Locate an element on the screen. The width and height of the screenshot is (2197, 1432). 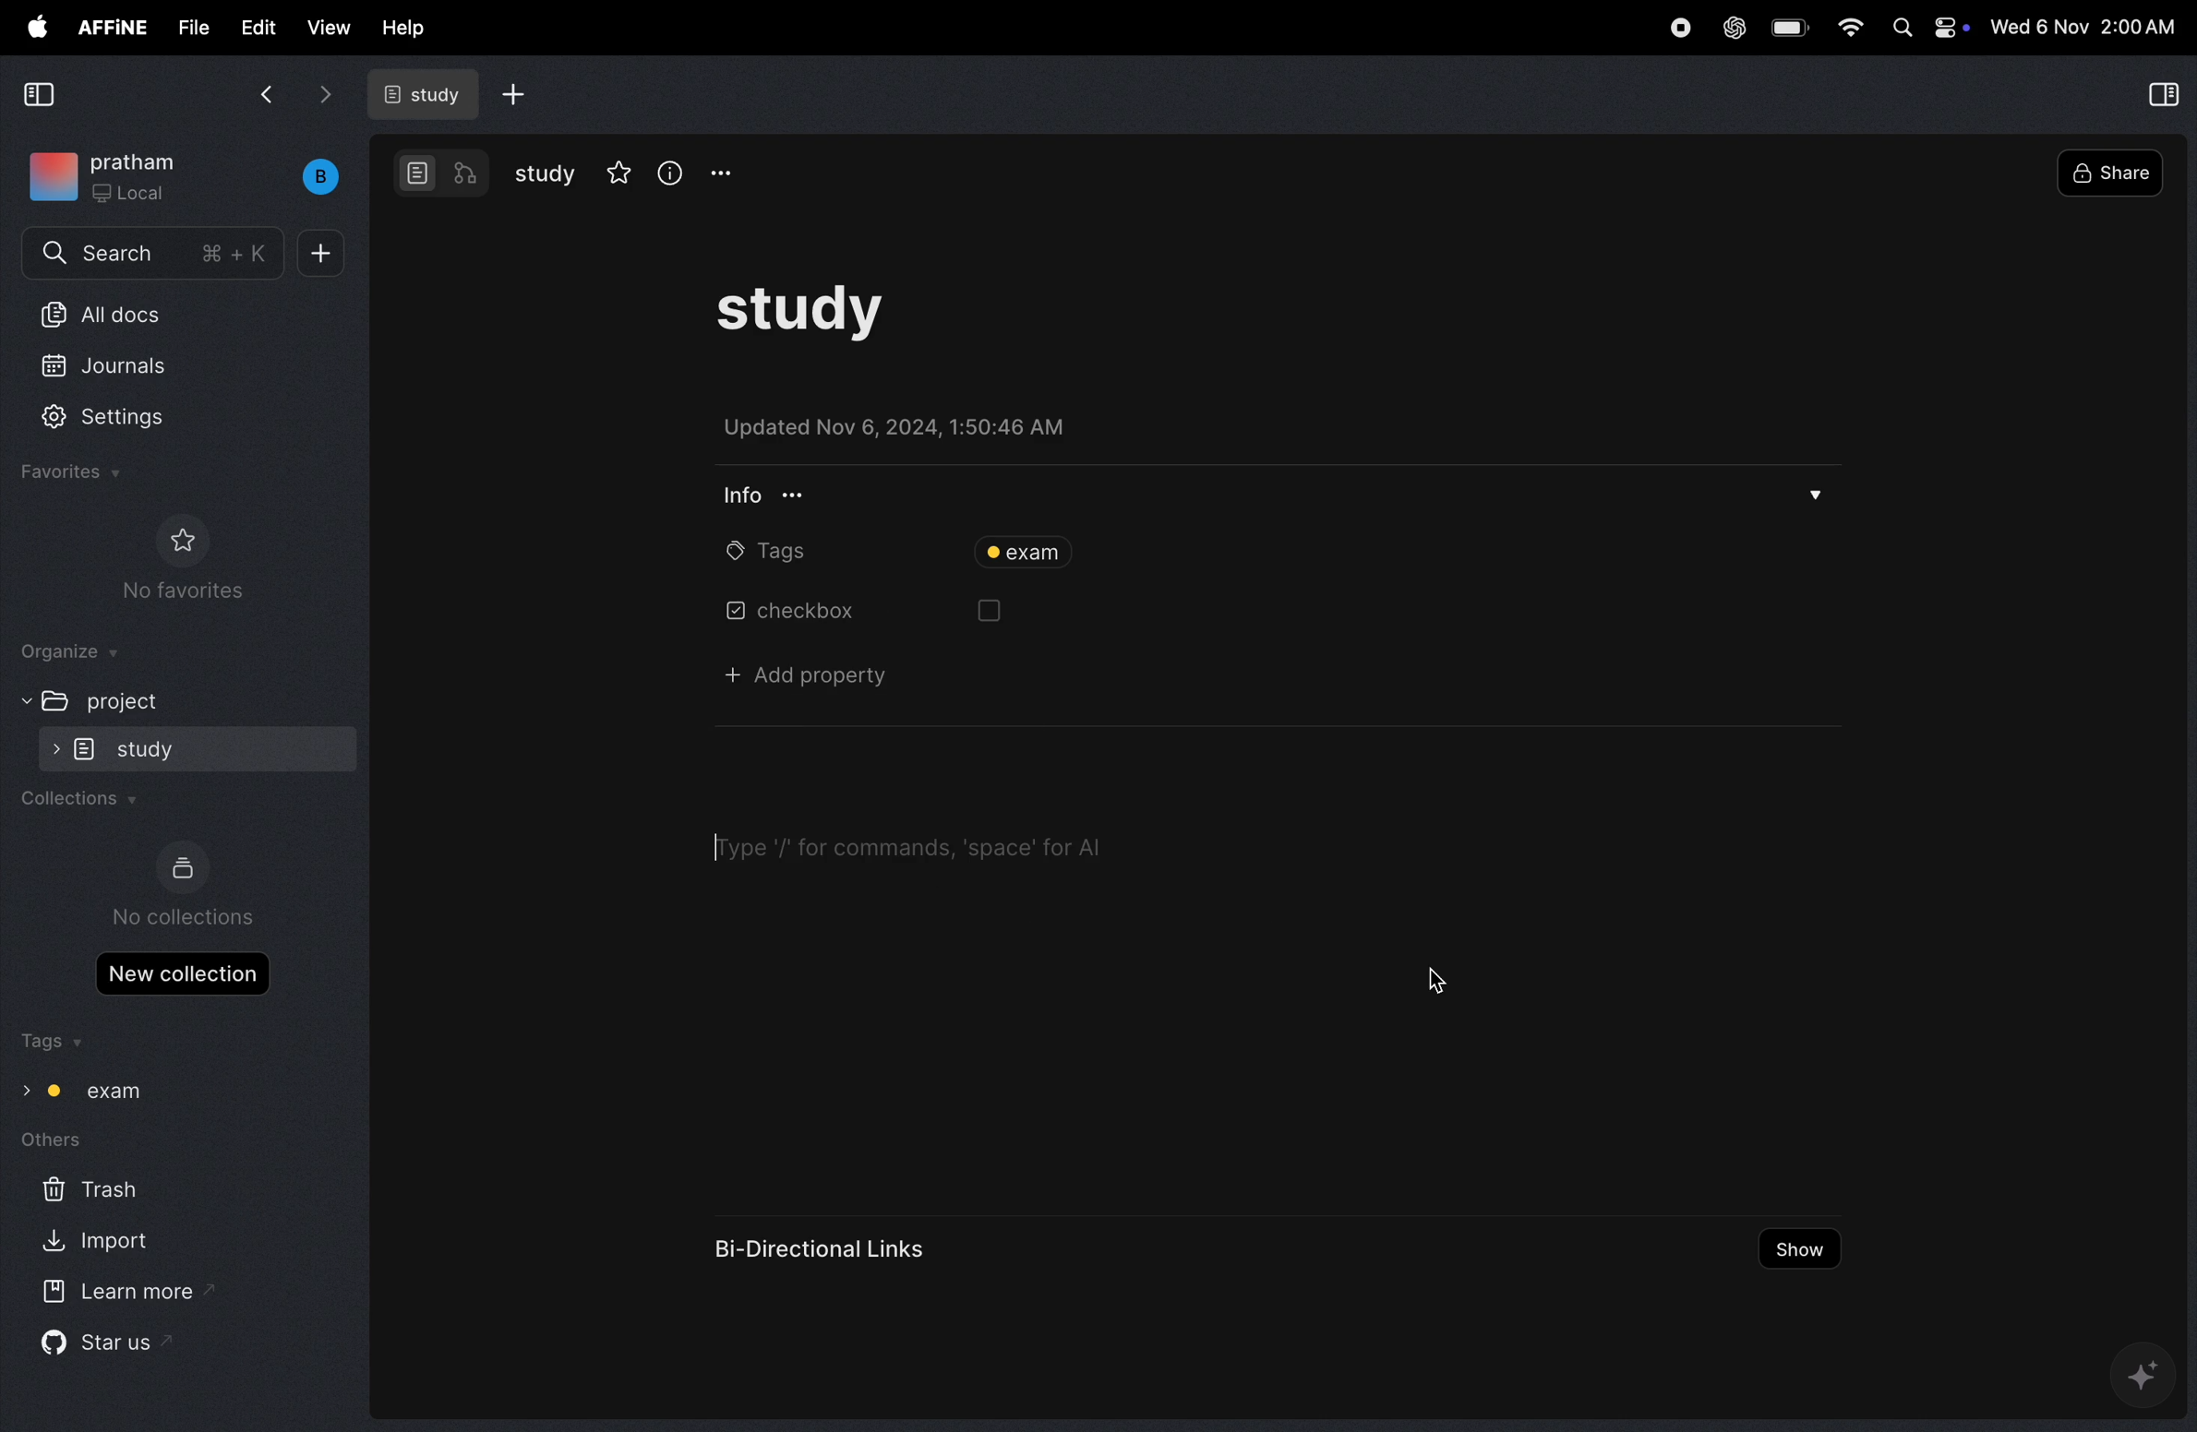
add property is located at coordinates (804, 674).